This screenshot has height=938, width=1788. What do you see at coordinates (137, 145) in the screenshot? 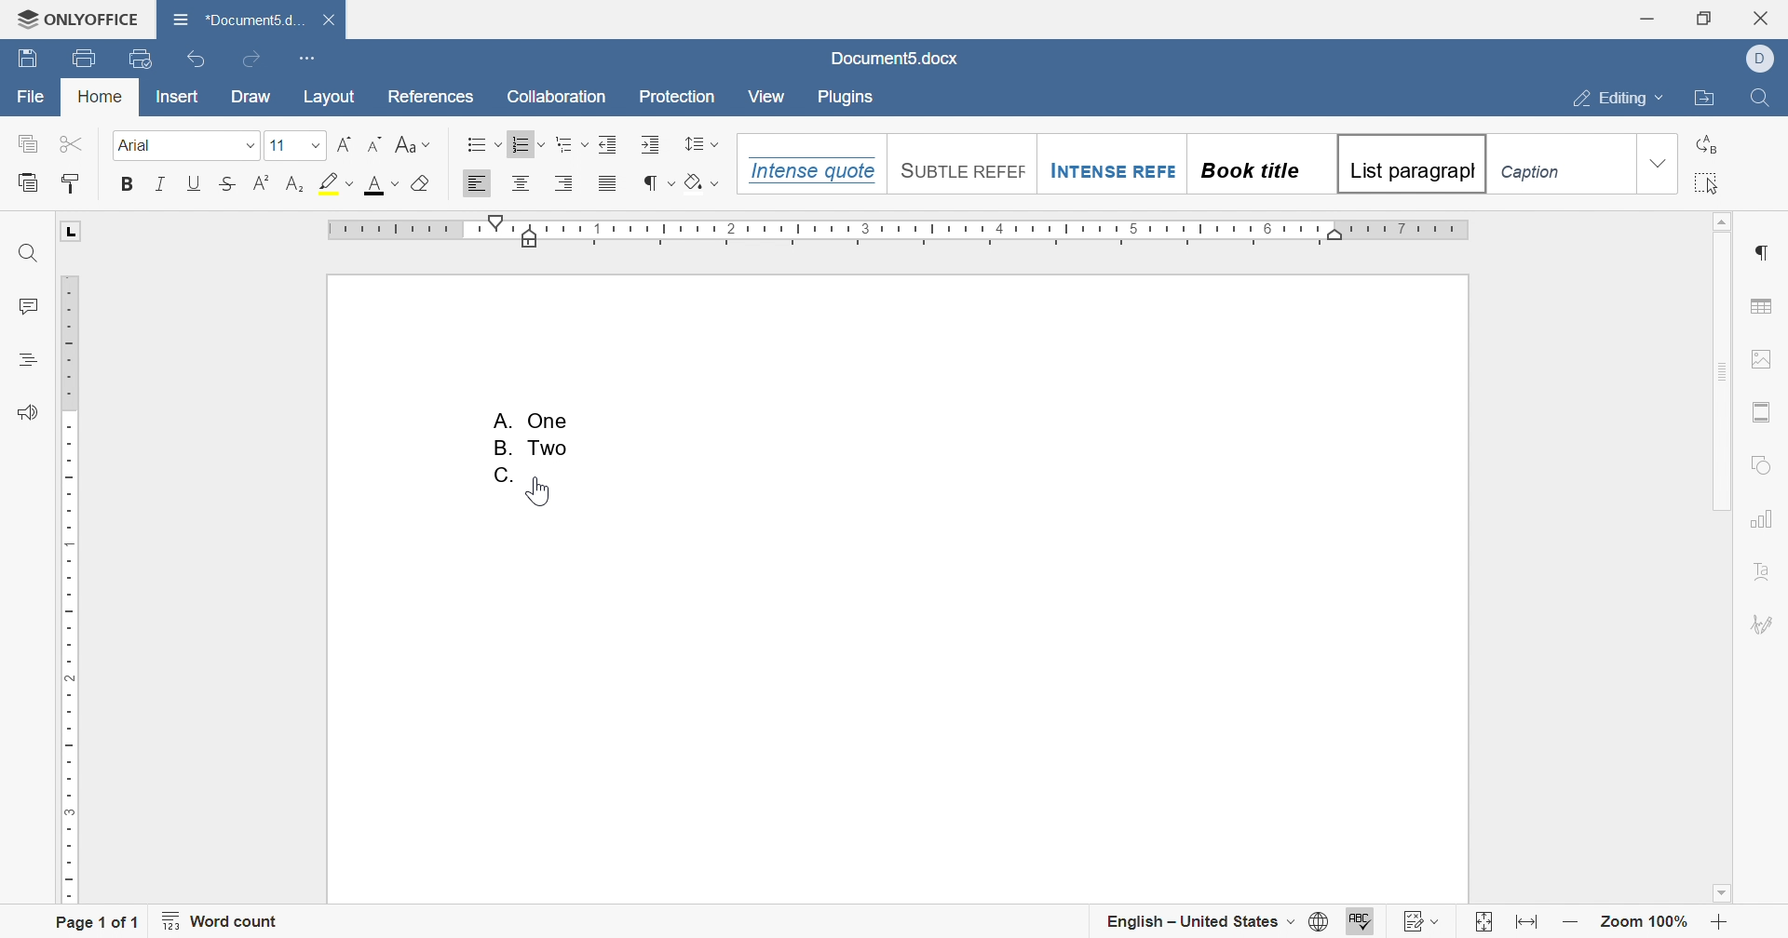
I see `Font` at bounding box center [137, 145].